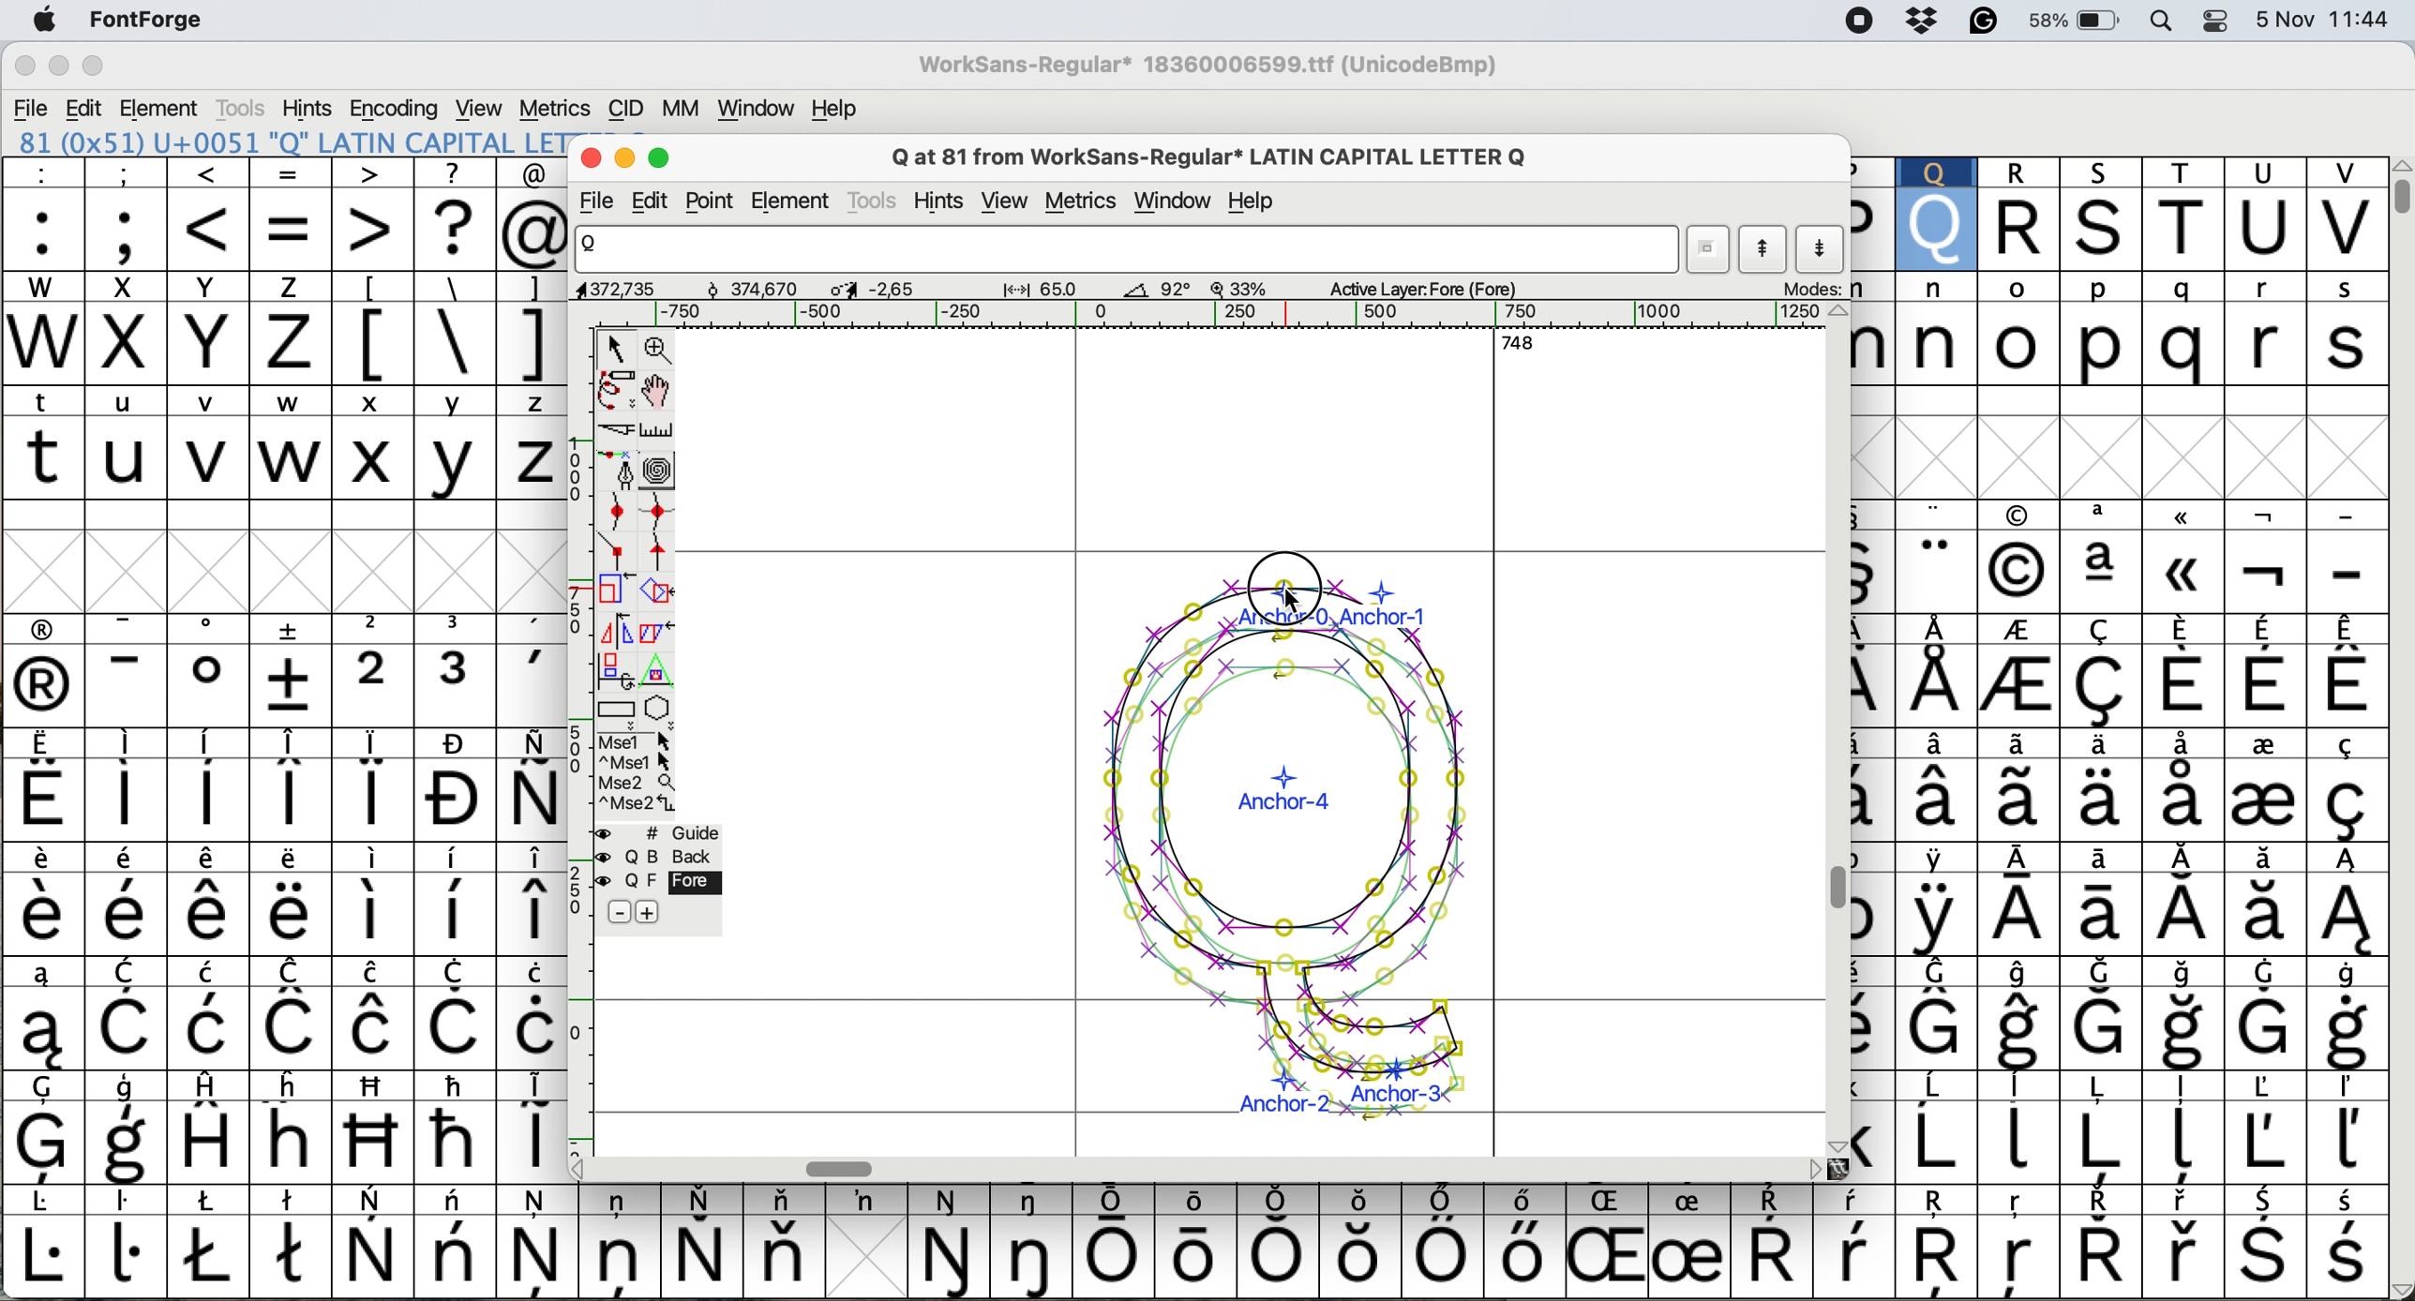 The width and height of the screenshot is (2415, 1301). I want to click on minimise, so click(53, 64).